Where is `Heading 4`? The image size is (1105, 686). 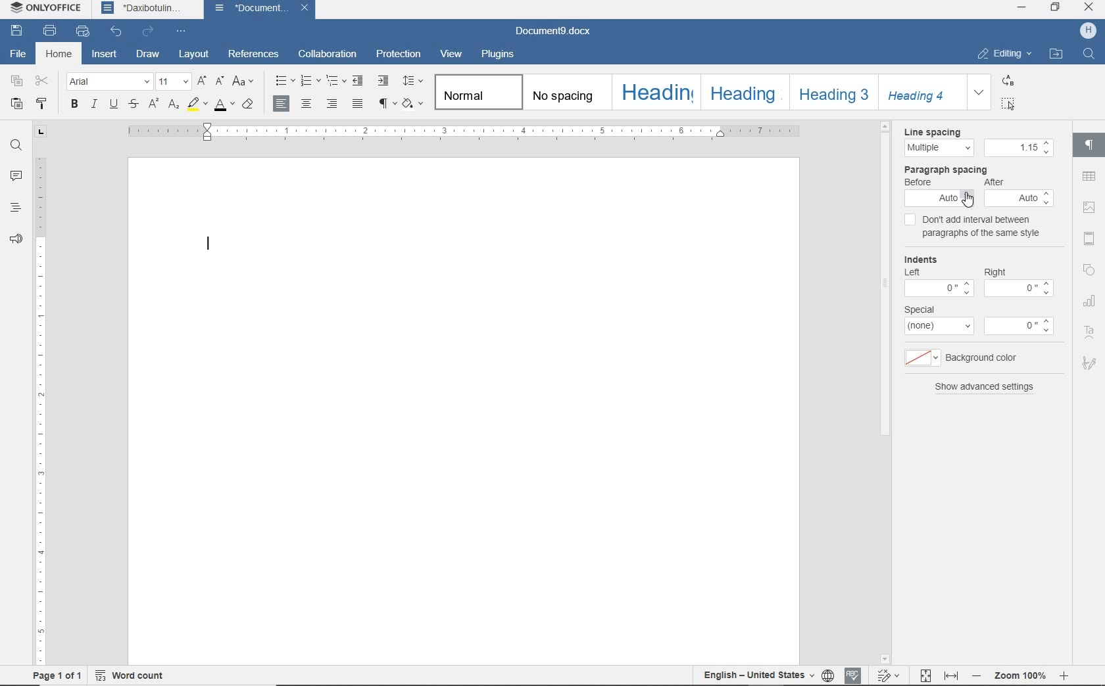
Heading 4 is located at coordinates (923, 91).